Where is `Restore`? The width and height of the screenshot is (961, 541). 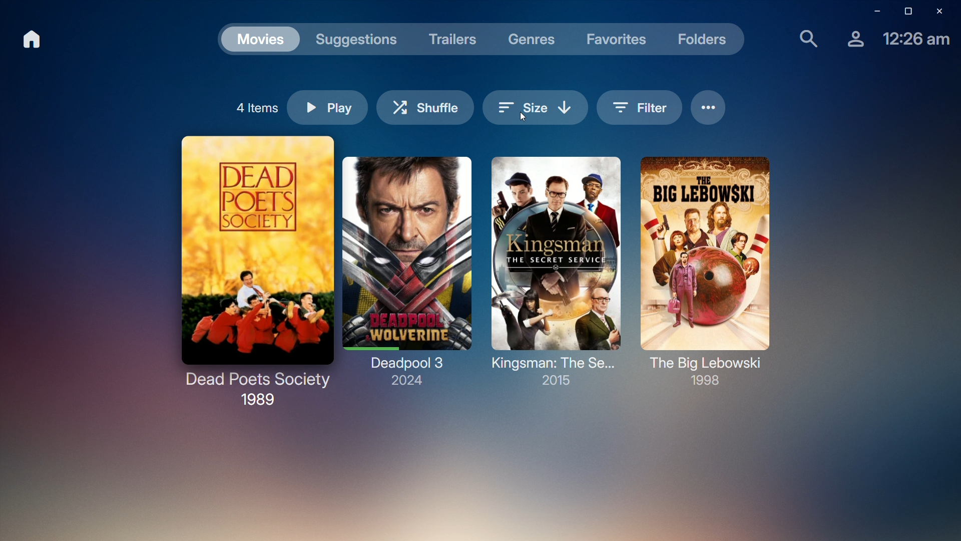 Restore is located at coordinates (904, 12).